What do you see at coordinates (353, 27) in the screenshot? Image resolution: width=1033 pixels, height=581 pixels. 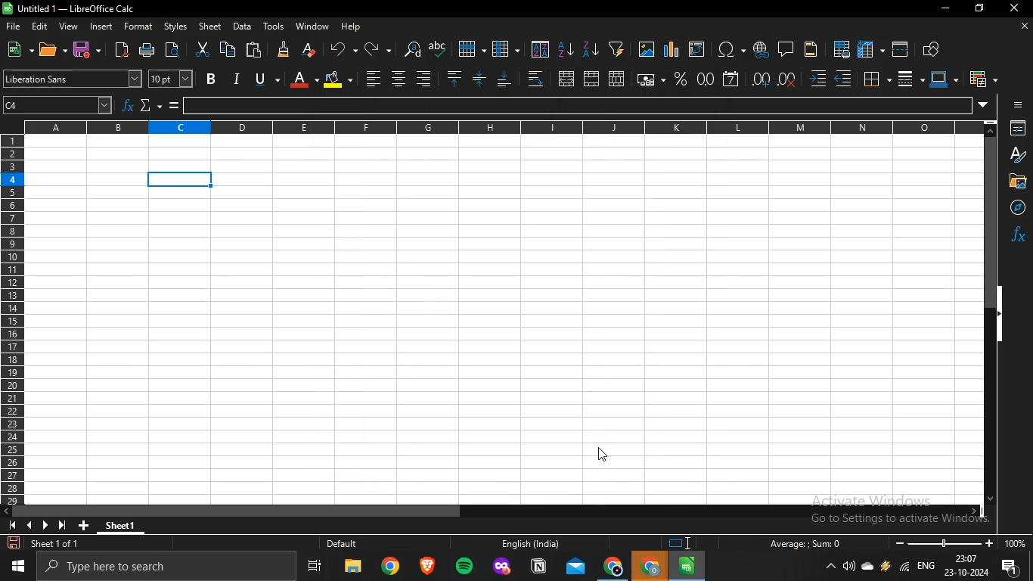 I see `help` at bounding box center [353, 27].